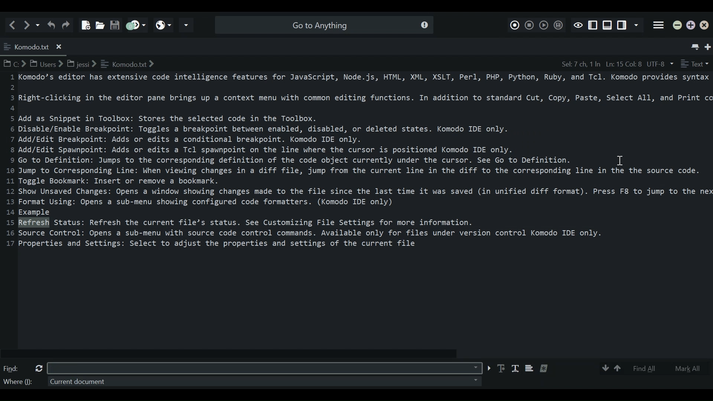 The height and width of the screenshot is (401, 713). Describe the element at coordinates (661, 64) in the screenshot. I see `File Encoding` at that location.